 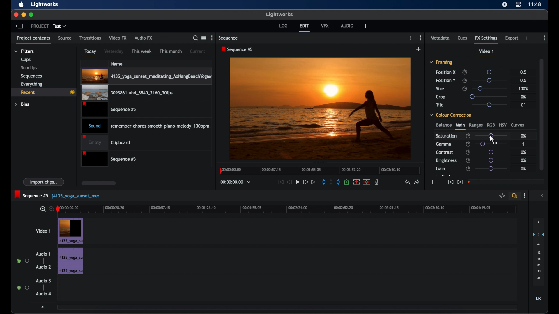 I want to click on toggle audio levels editing, so click(x=502, y=195).